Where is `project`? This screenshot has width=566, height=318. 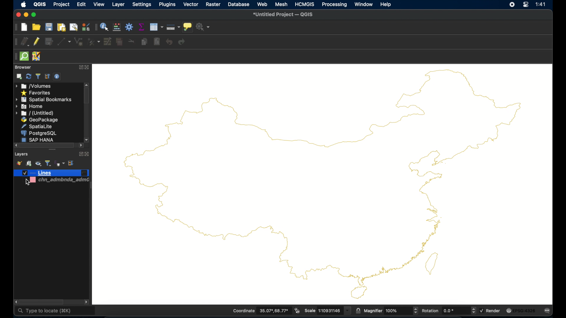
project is located at coordinates (62, 5).